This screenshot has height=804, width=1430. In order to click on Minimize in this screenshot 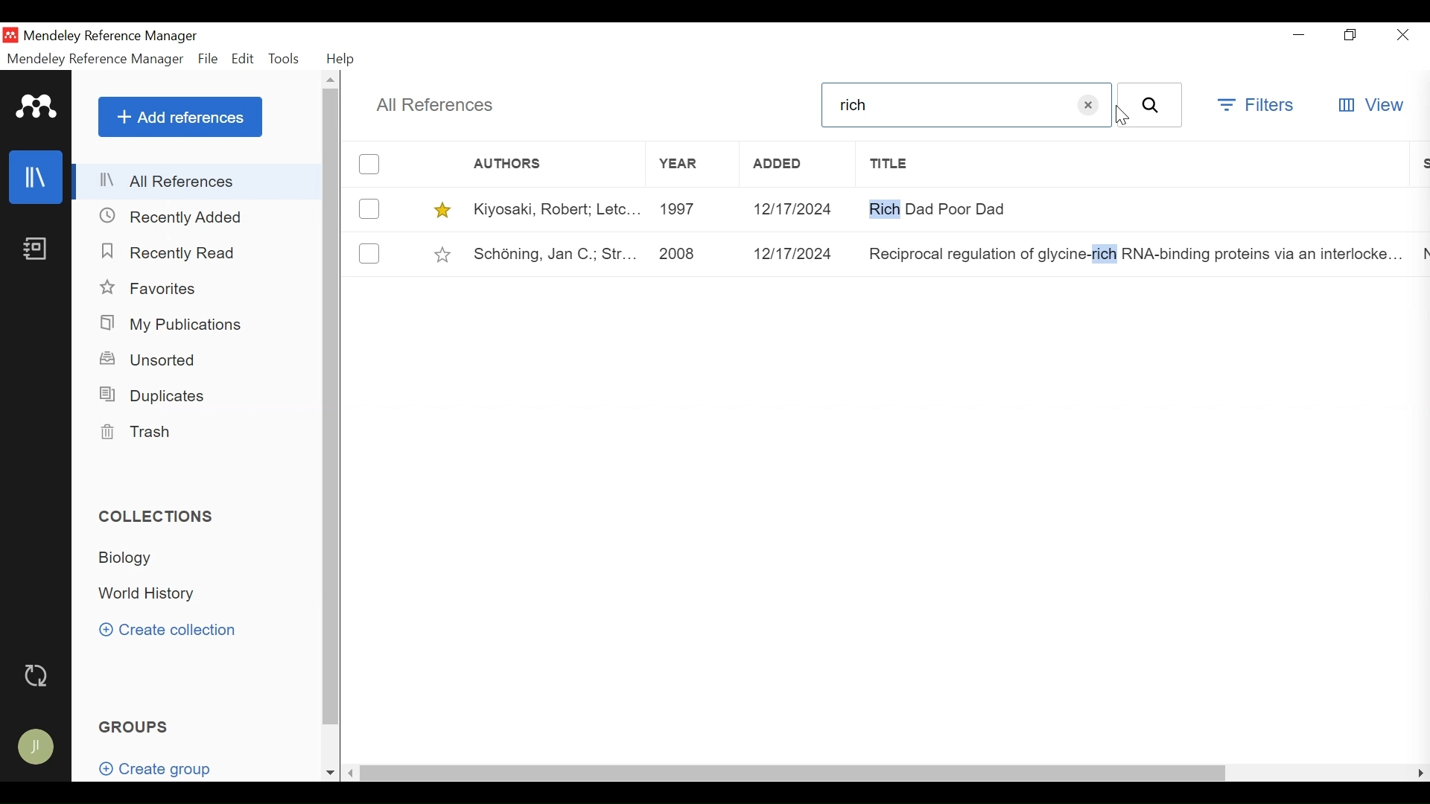, I will do `click(1303, 35)`.